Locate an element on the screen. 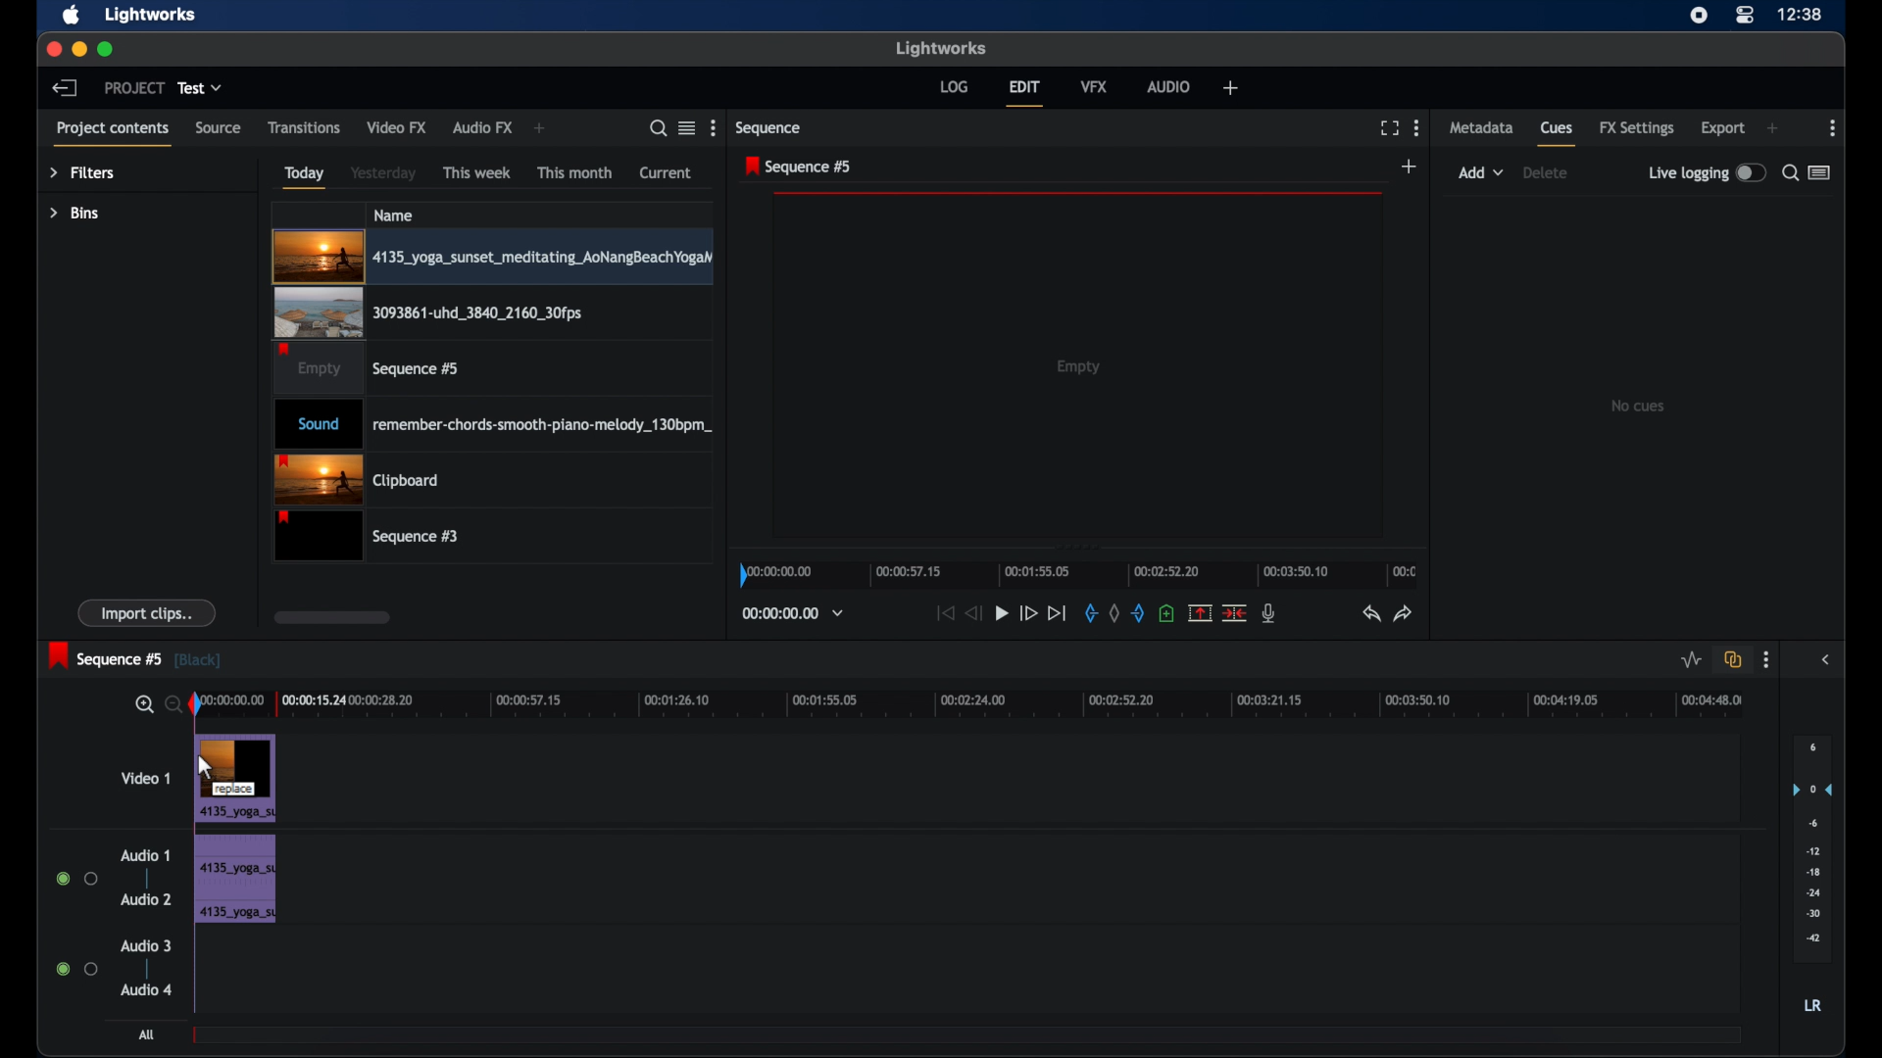 This screenshot has width=1882, height=1058. this month is located at coordinates (574, 171).